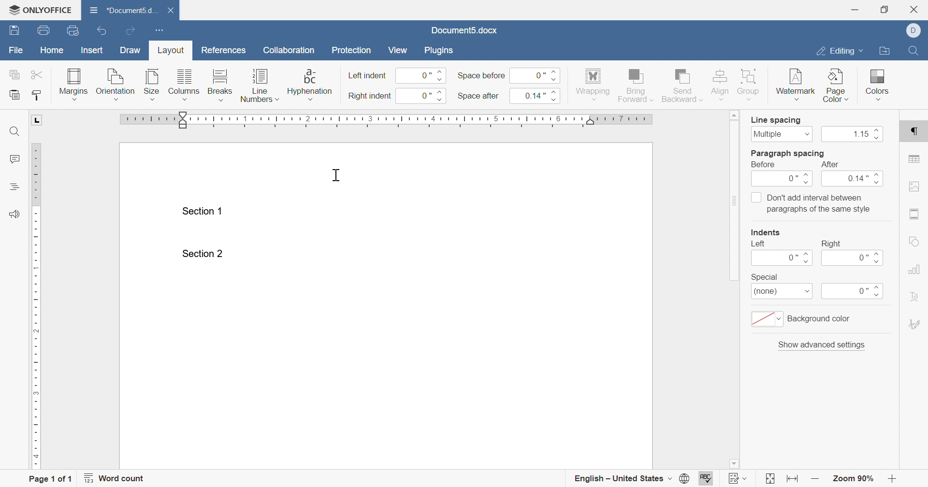 The image size is (928, 487). I want to click on background color, so click(803, 319).